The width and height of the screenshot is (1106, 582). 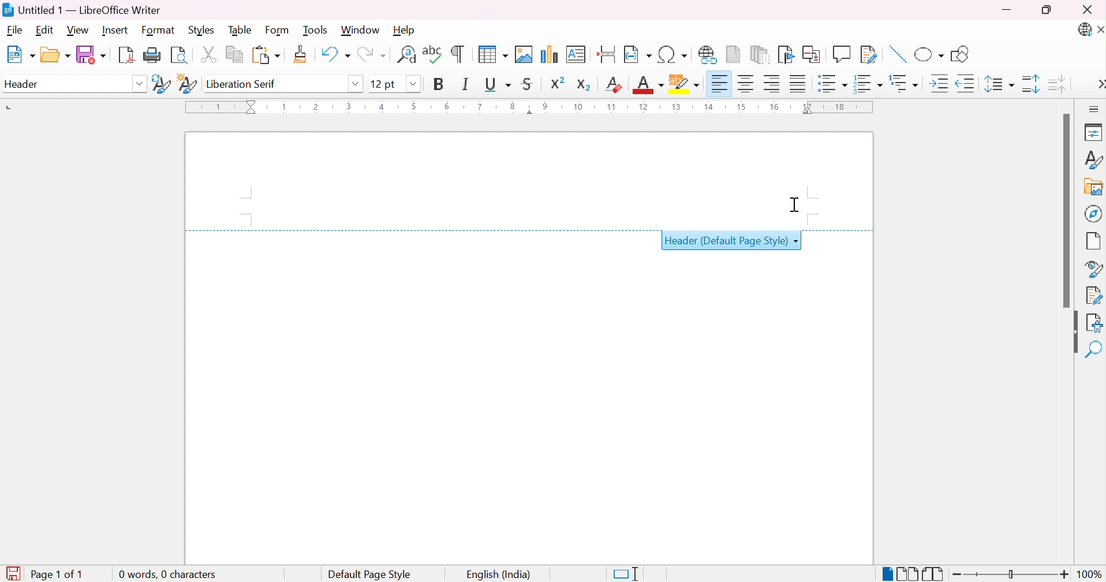 I want to click on Update selected style, so click(x=160, y=84).